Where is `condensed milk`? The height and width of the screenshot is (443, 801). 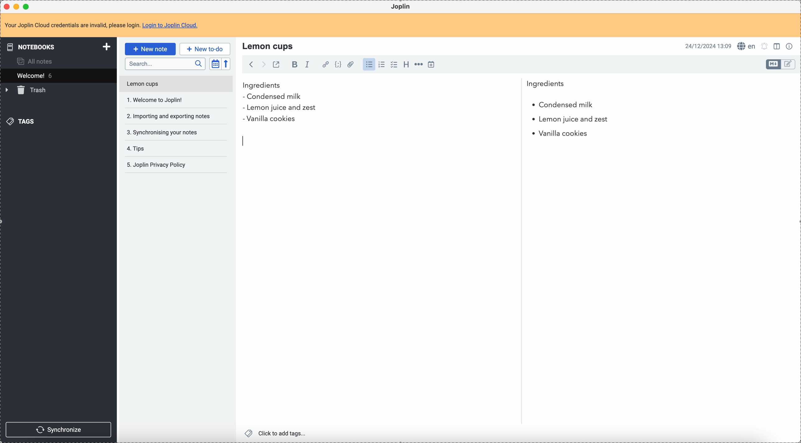
condensed milk is located at coordinates (562, 105).